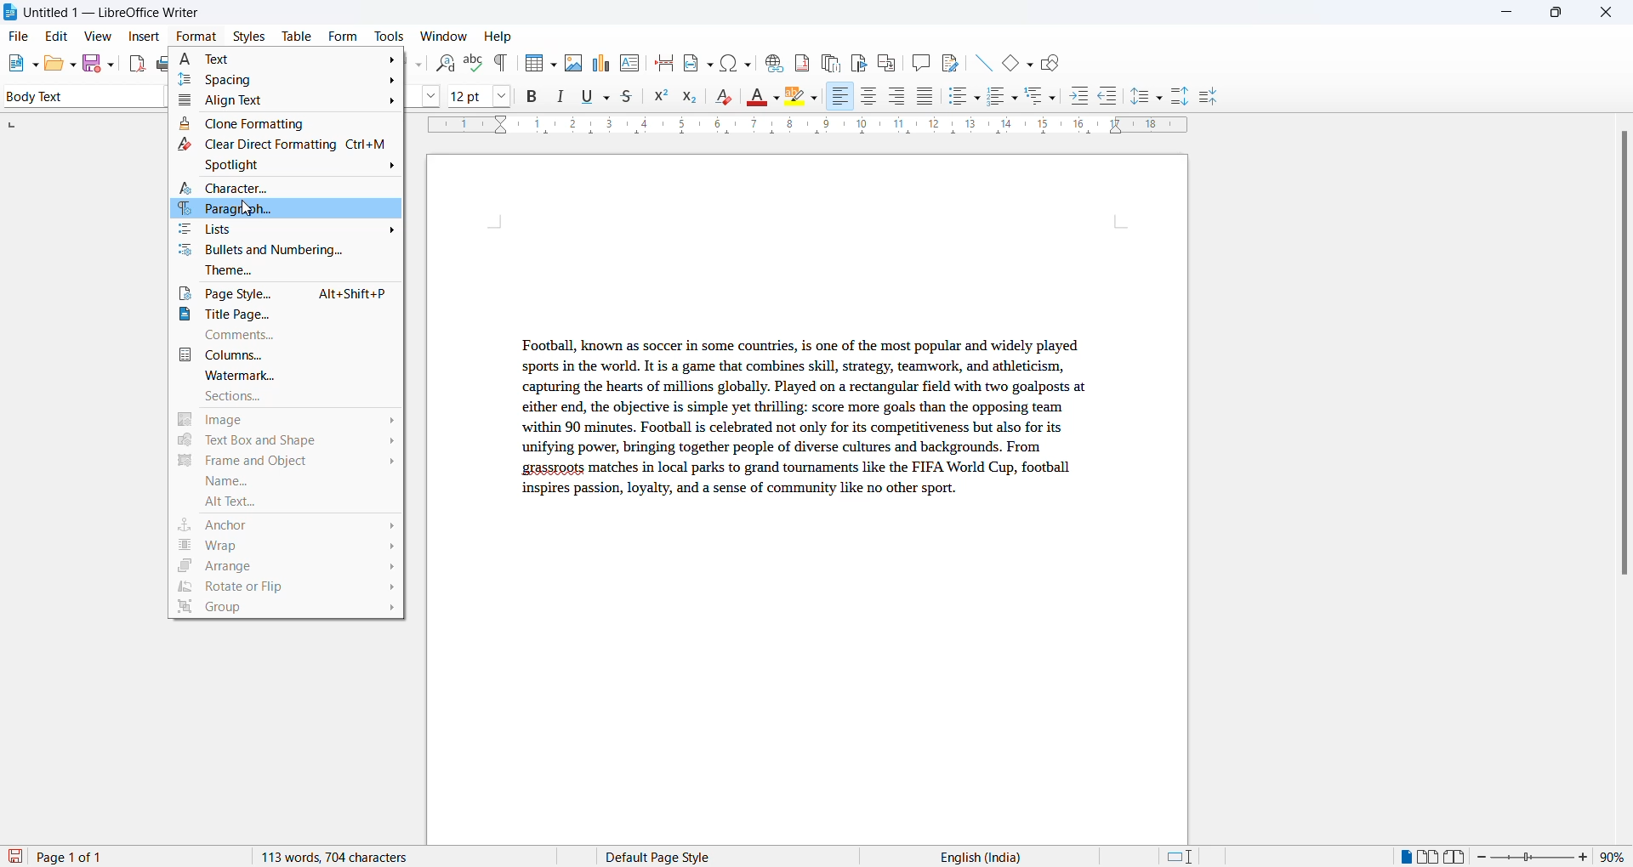  I want to click on styles, so click(248, 35).